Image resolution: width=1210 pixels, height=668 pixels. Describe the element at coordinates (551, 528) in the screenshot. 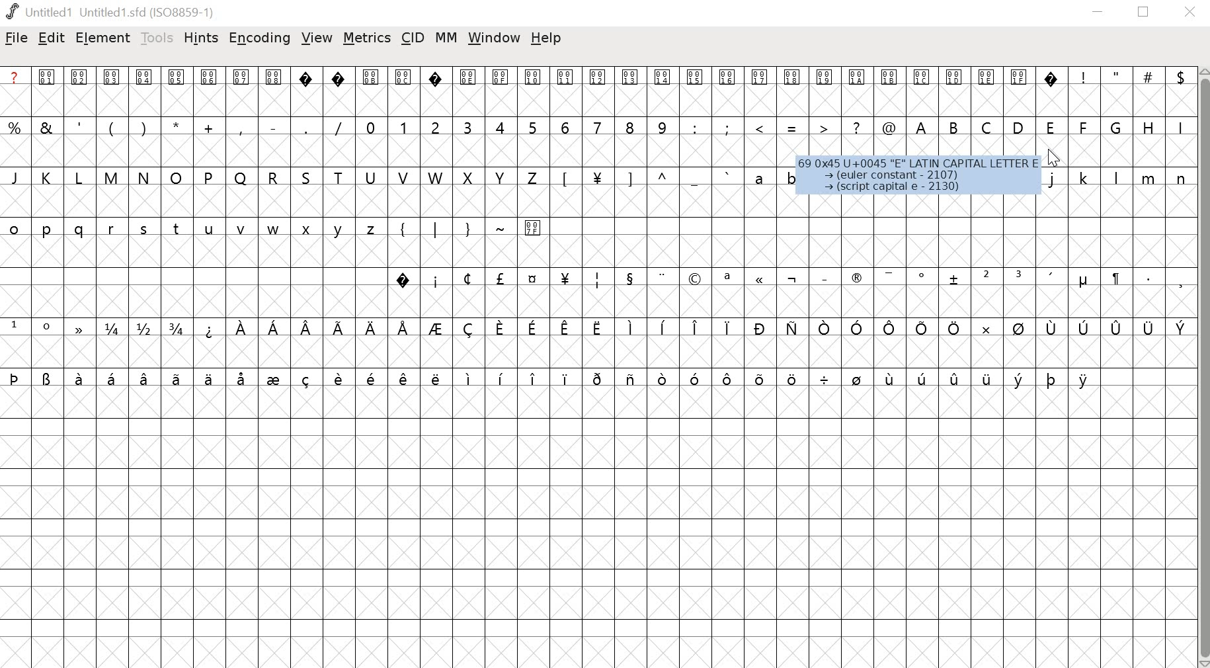

I see `empty cells` at that location.